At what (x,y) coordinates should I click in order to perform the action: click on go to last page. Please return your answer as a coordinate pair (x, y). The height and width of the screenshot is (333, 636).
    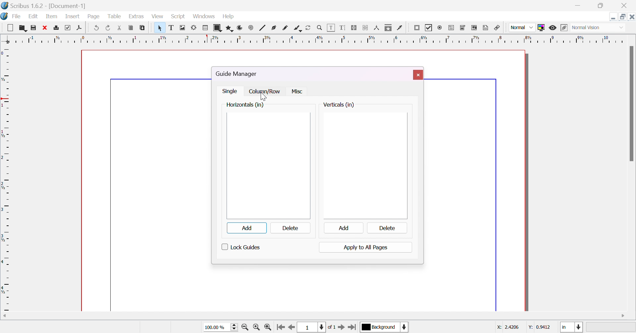
    Looking at the image, I should click on (353, 327).